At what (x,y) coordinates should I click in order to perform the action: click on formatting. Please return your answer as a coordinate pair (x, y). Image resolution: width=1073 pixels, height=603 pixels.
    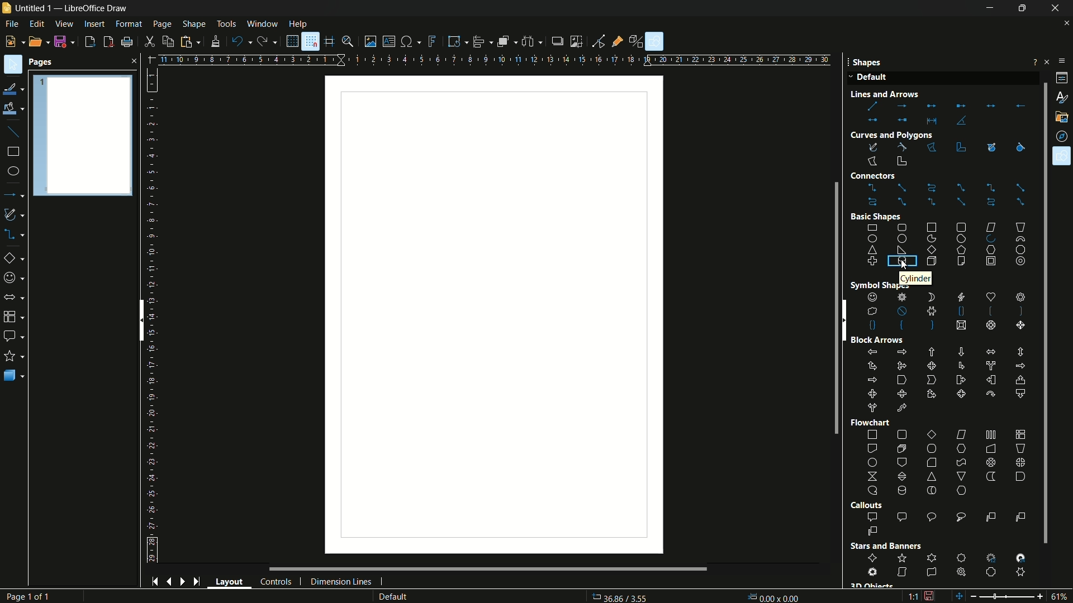
    Looking at the image, I should click on (217, 41).